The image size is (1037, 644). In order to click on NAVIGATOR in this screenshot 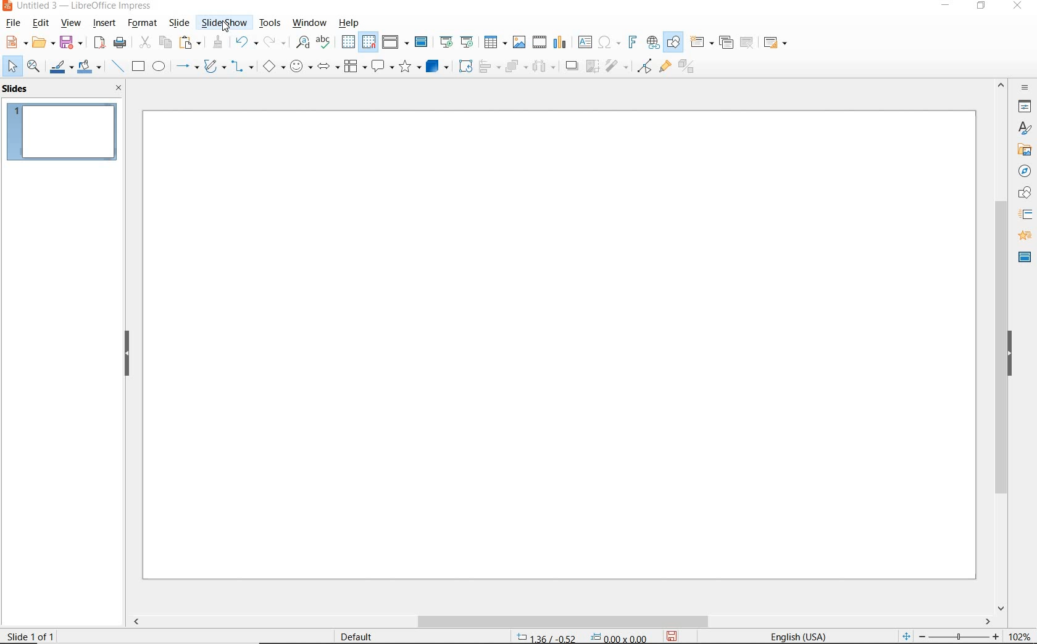, I will do `click(1024, 172)`.